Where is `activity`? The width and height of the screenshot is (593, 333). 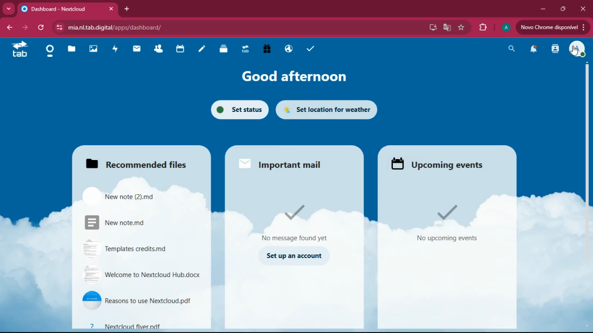
activity is located at coordinates (554, 49).